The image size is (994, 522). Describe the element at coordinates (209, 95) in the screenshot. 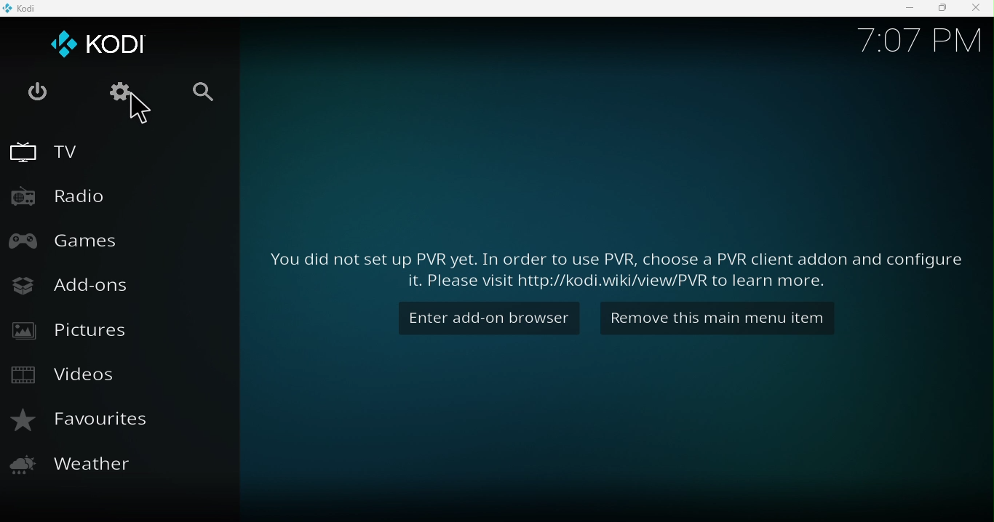

I see `Search` at that location.